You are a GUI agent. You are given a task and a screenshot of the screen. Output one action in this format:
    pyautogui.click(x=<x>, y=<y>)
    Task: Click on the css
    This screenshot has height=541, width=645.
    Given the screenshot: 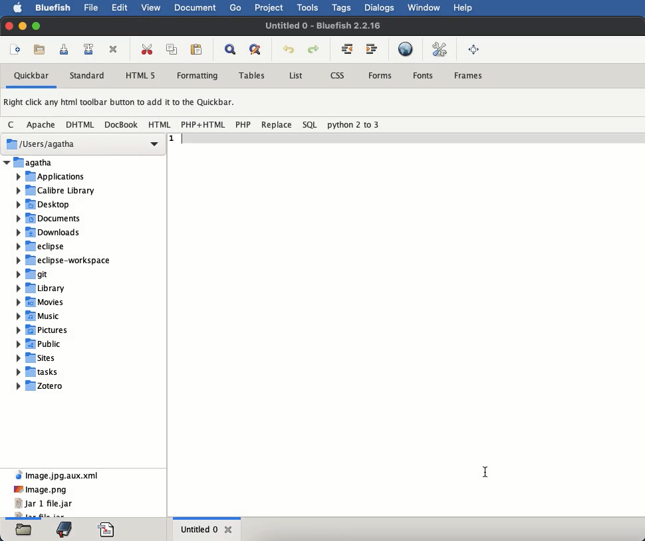 What is the action you would take?
    pyautogui.click(x=338, y=74)
    